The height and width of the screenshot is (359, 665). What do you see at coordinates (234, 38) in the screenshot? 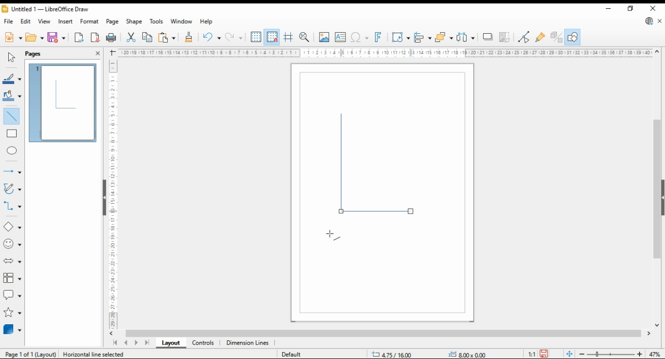
I see `redo` at bounding box center [234, 38].